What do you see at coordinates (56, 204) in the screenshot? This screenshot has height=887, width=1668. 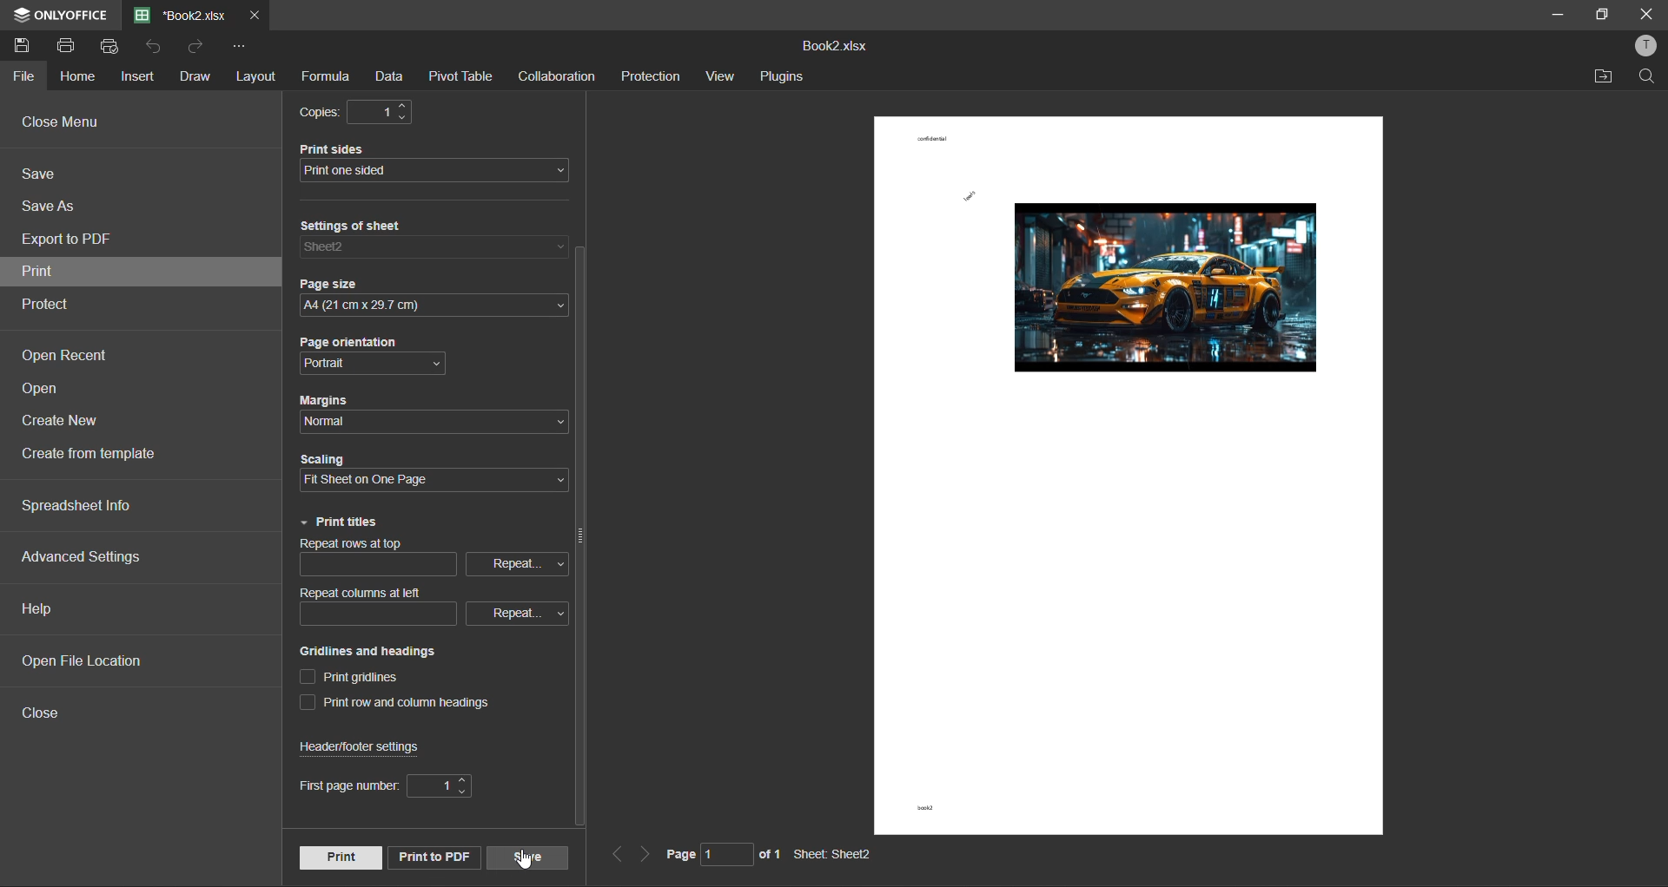 I see `save as ` at bounding box center [56, 204].